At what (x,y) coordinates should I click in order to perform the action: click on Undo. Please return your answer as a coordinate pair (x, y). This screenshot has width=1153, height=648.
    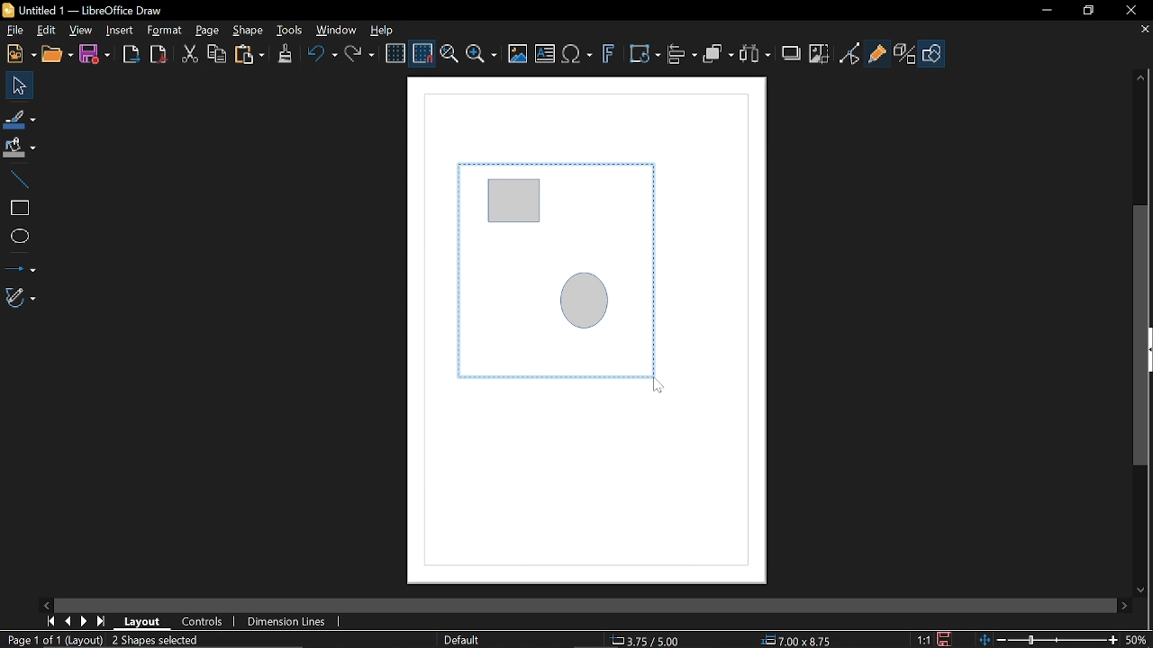
    Looking at the image, I should click on (322, 55).